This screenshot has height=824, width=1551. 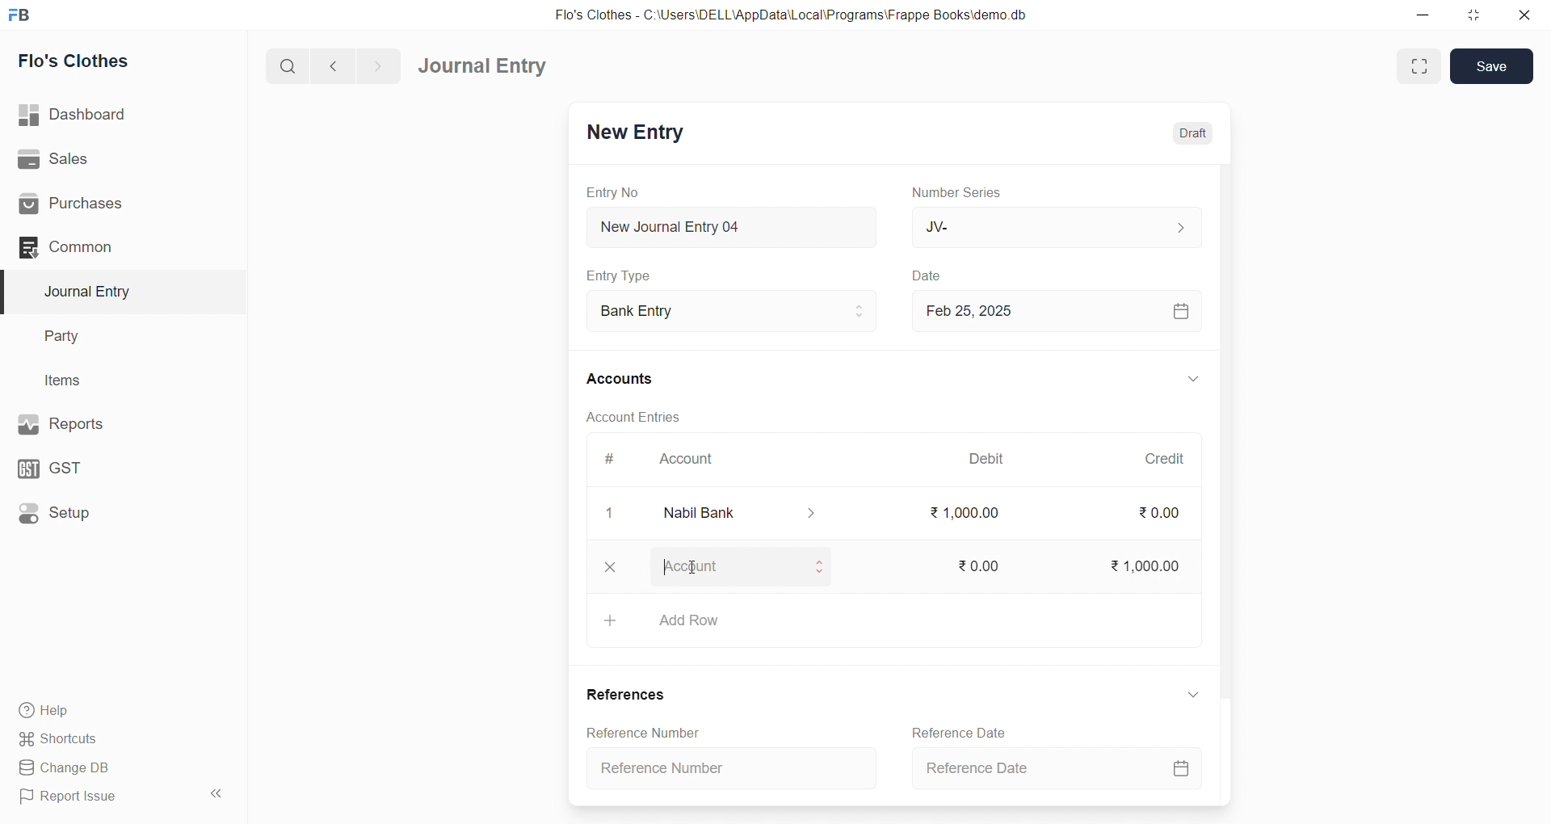 What do you see at coordinates (987, 460) in the screenshot?
I see `Debit` at bounding box center [987, 460].